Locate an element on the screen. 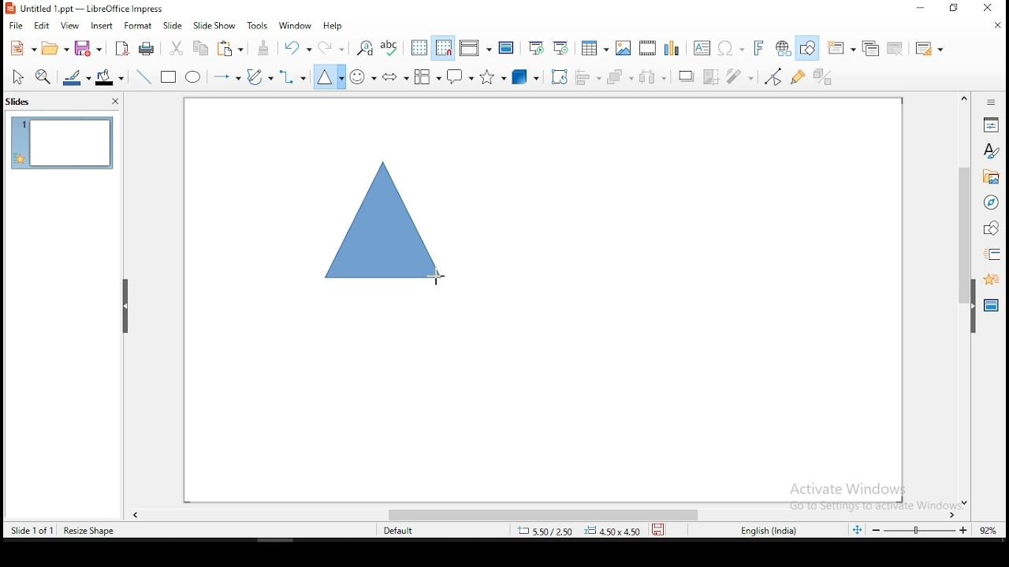 The width and height of the screenshot is (1009, 567). toggle point edit mode is located at coordinates (774, 76).